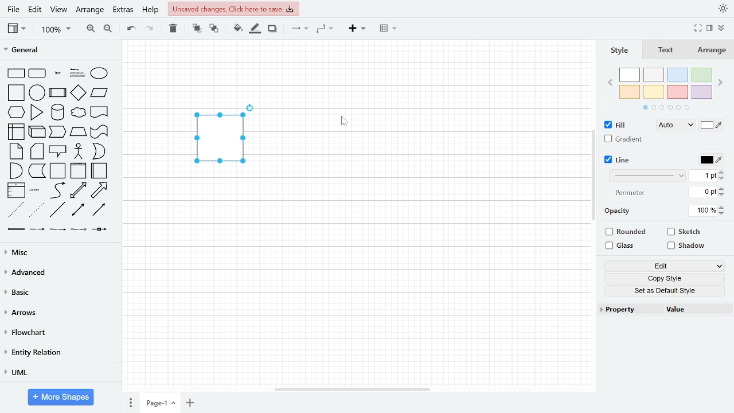  I want to click on data storage, so click(37, 170).